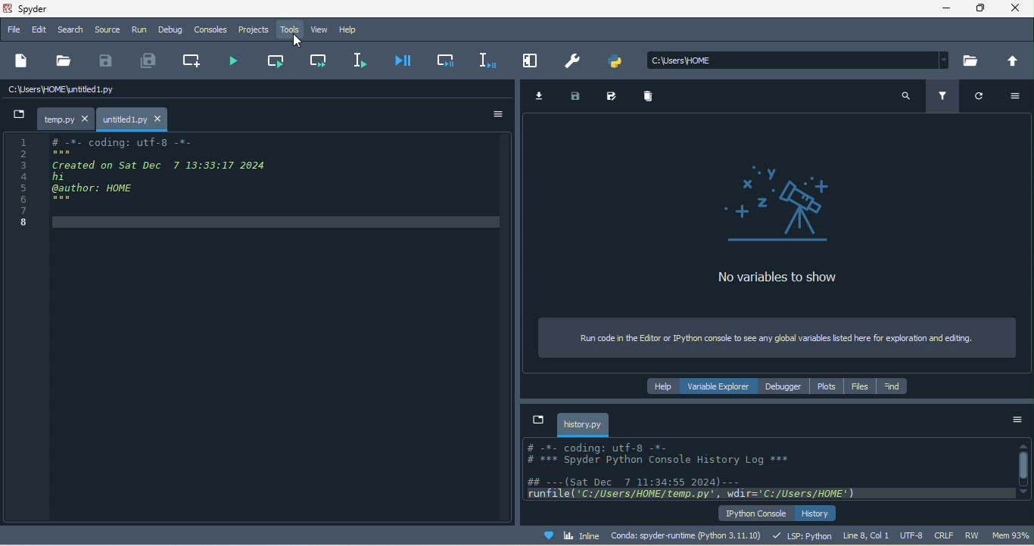 This screenshot has height=546, width=1034. Describe the element at coordinates (950, 10) in the screenshot. I see `minimize` at that location.